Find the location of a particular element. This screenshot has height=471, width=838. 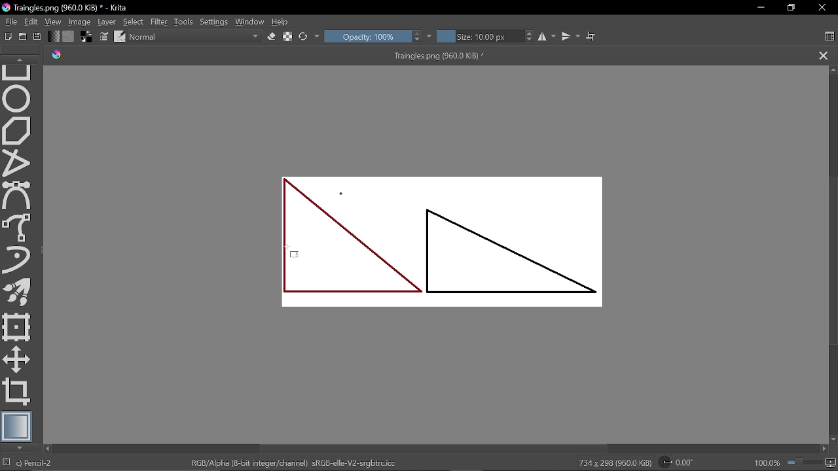

Gradient fill is located at coordinates (54, 35).